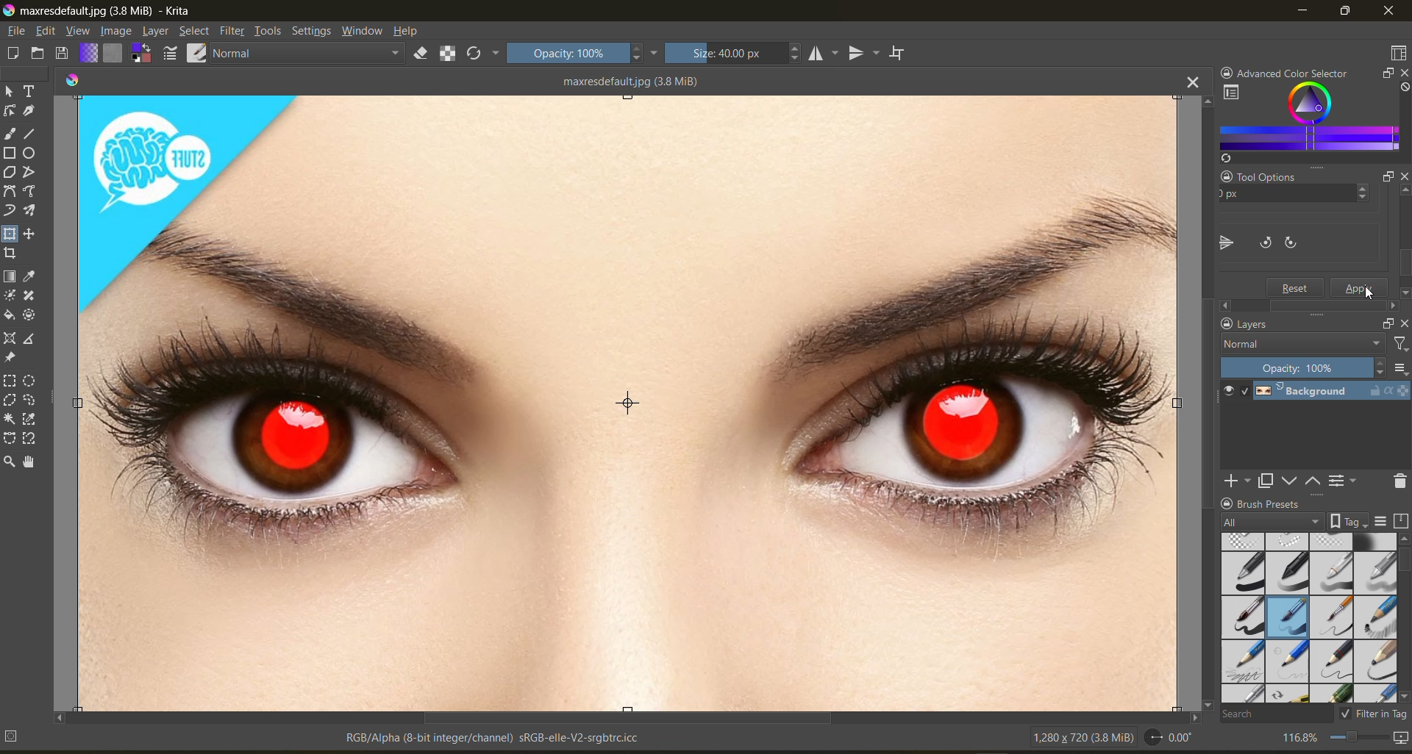 The height and width of the screenshot is (754, 1412). What do you see at coordinates (104, 12) in the screenshot?
I see `app name and file name` at bounding box center [104, 12].